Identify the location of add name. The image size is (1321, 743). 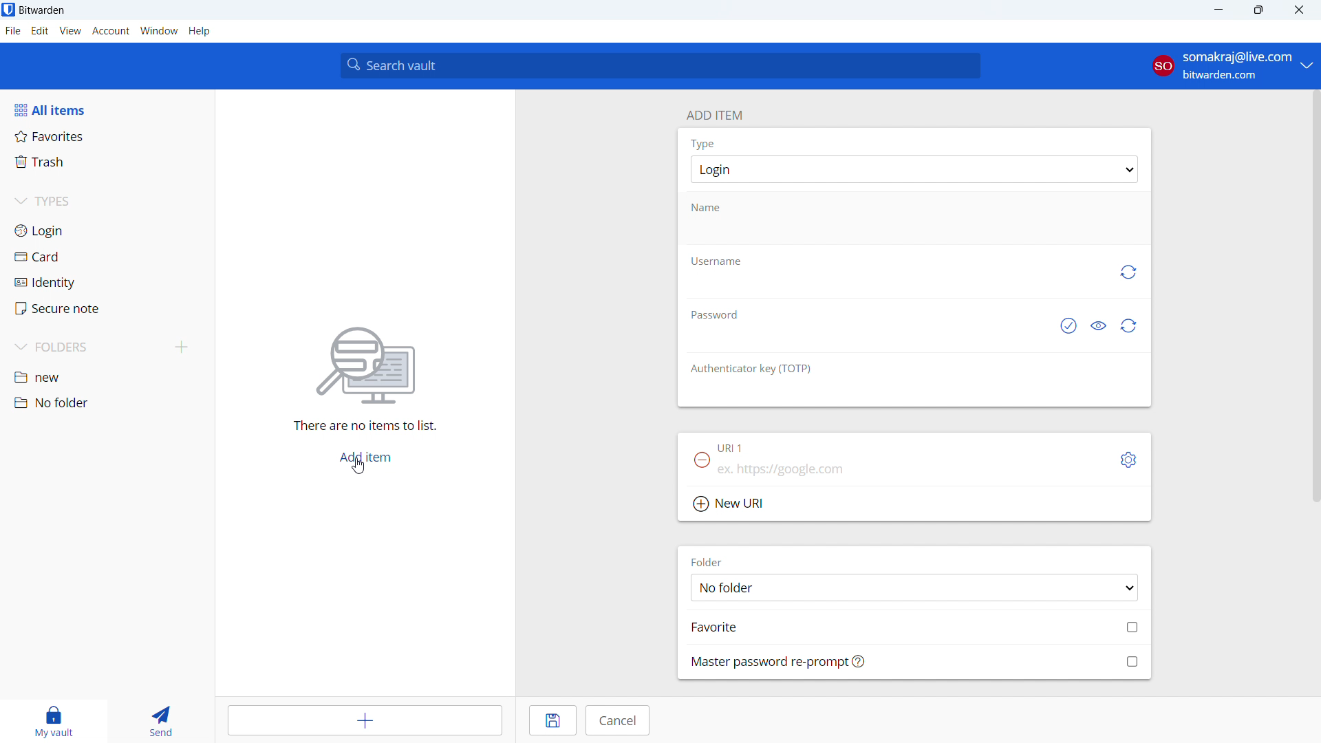
(914, 231).